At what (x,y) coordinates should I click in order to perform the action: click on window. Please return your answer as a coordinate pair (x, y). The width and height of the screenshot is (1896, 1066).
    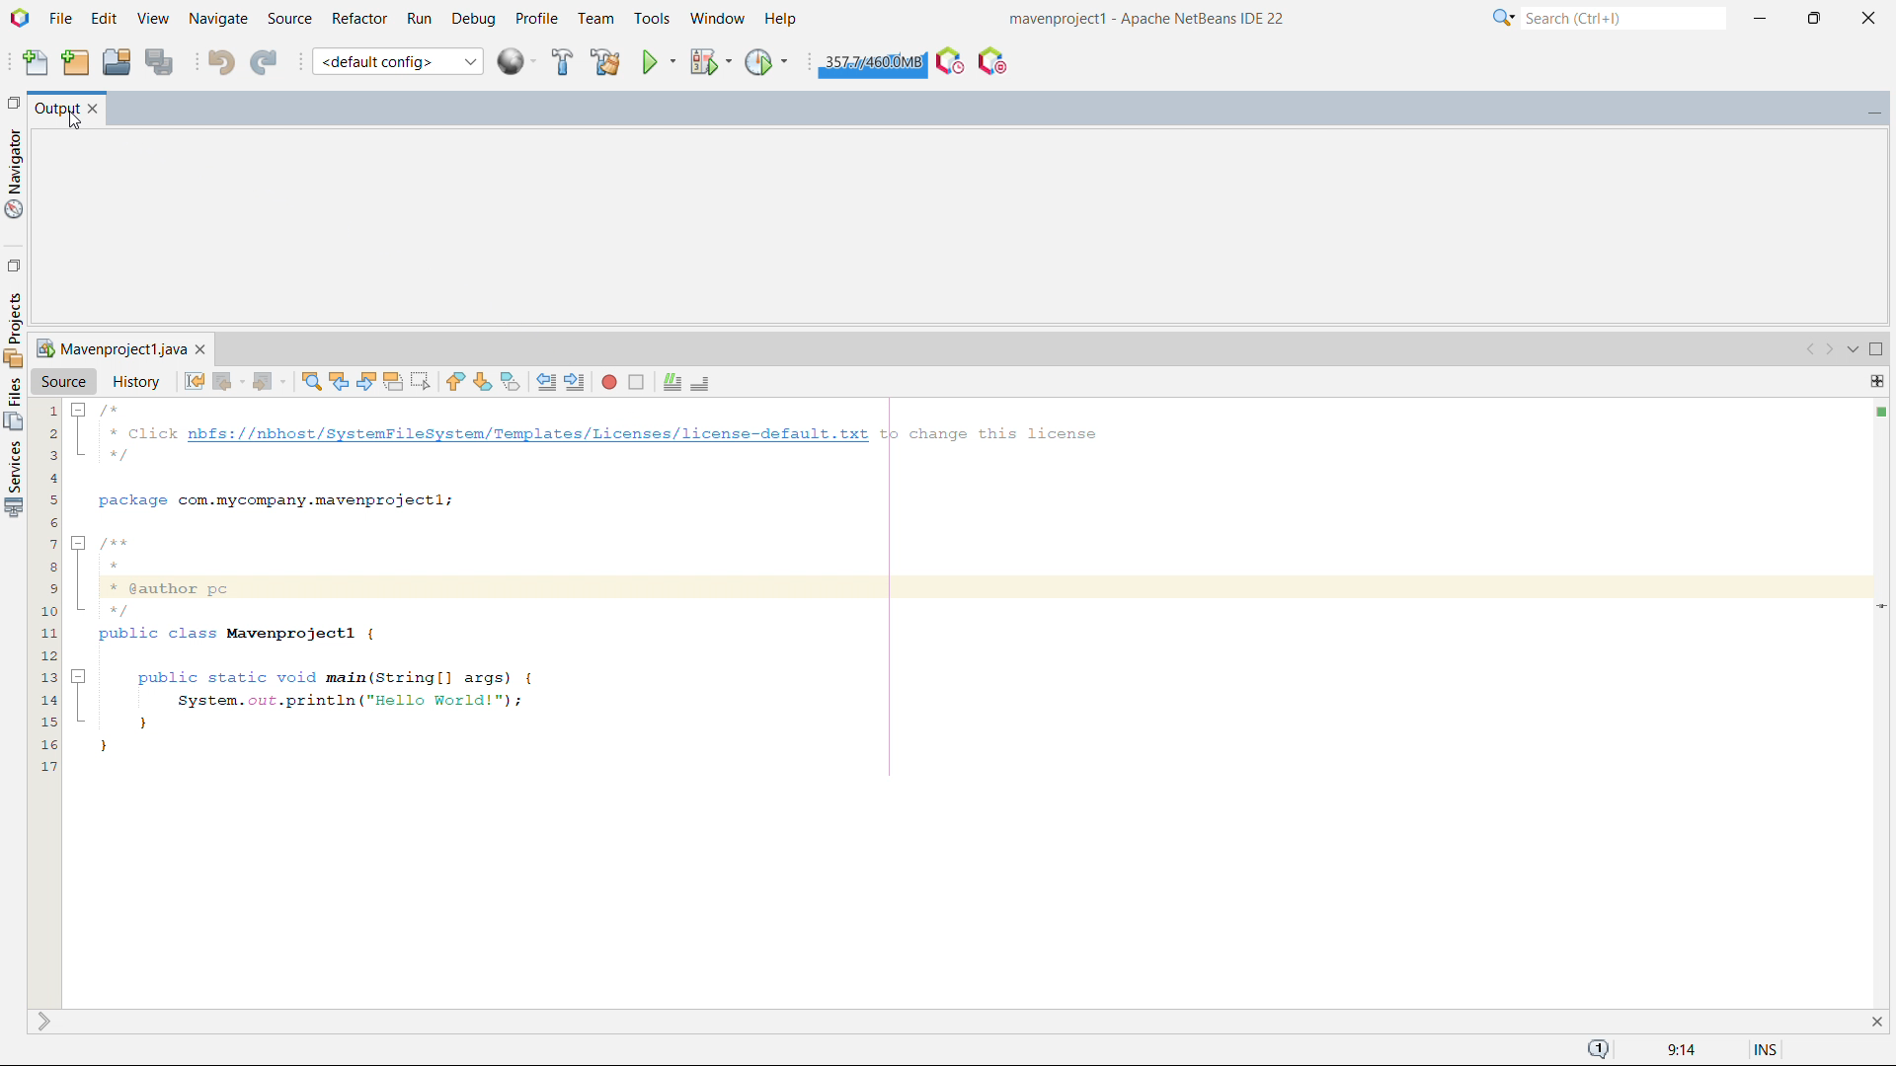
    Looking at the image, I should click on (717, 19).